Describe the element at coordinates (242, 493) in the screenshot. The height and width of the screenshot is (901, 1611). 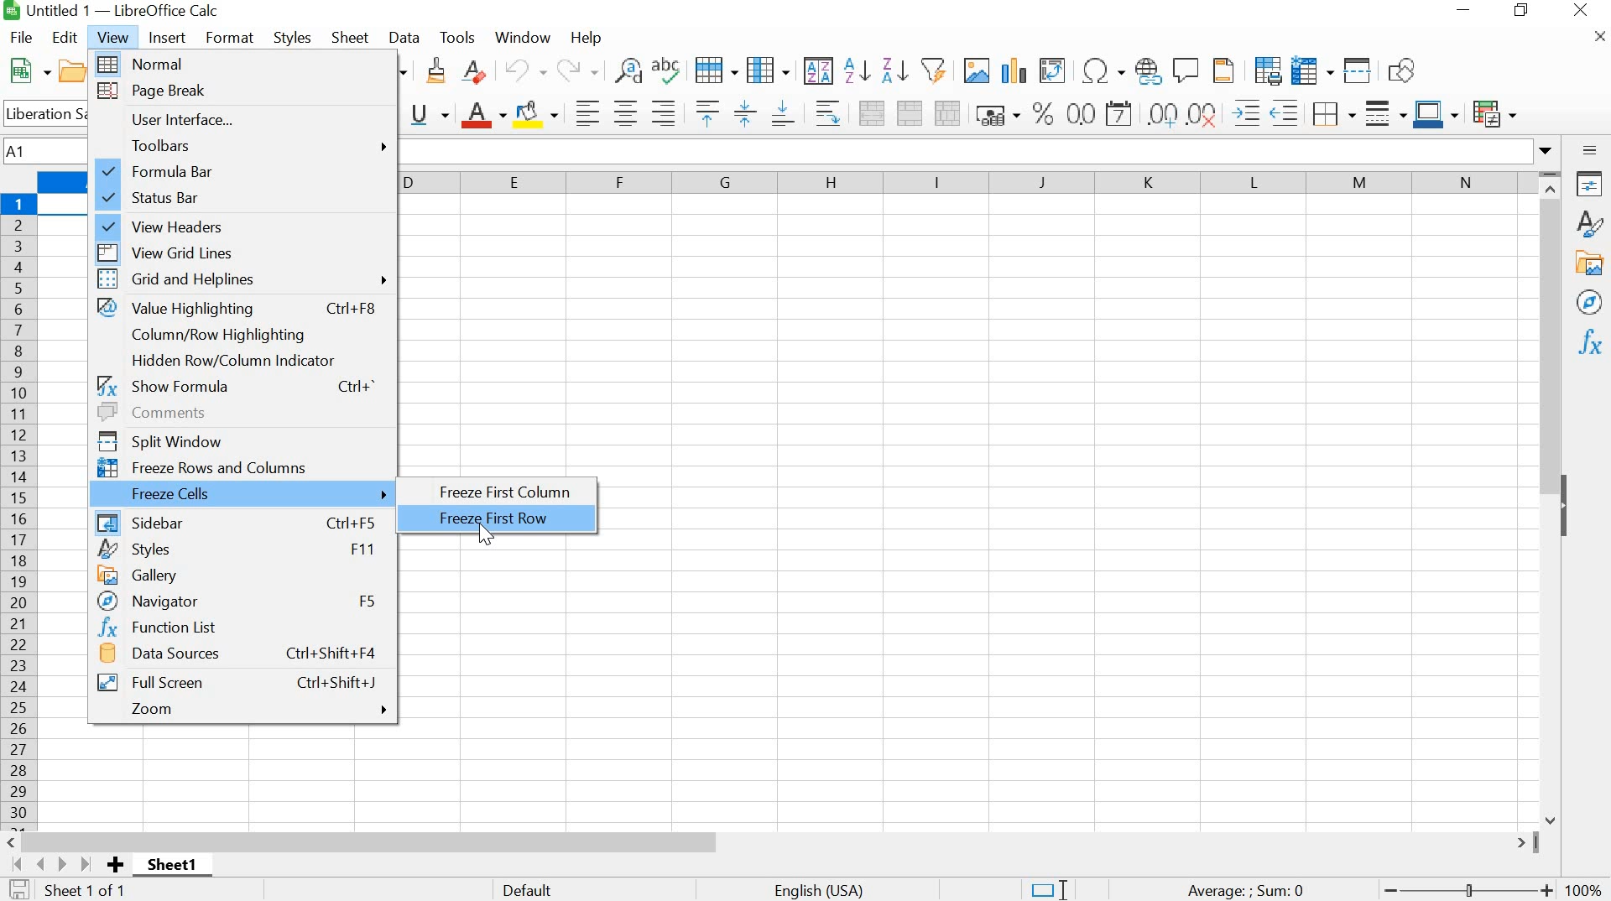
I see `FREEZE CELLS` at that location.